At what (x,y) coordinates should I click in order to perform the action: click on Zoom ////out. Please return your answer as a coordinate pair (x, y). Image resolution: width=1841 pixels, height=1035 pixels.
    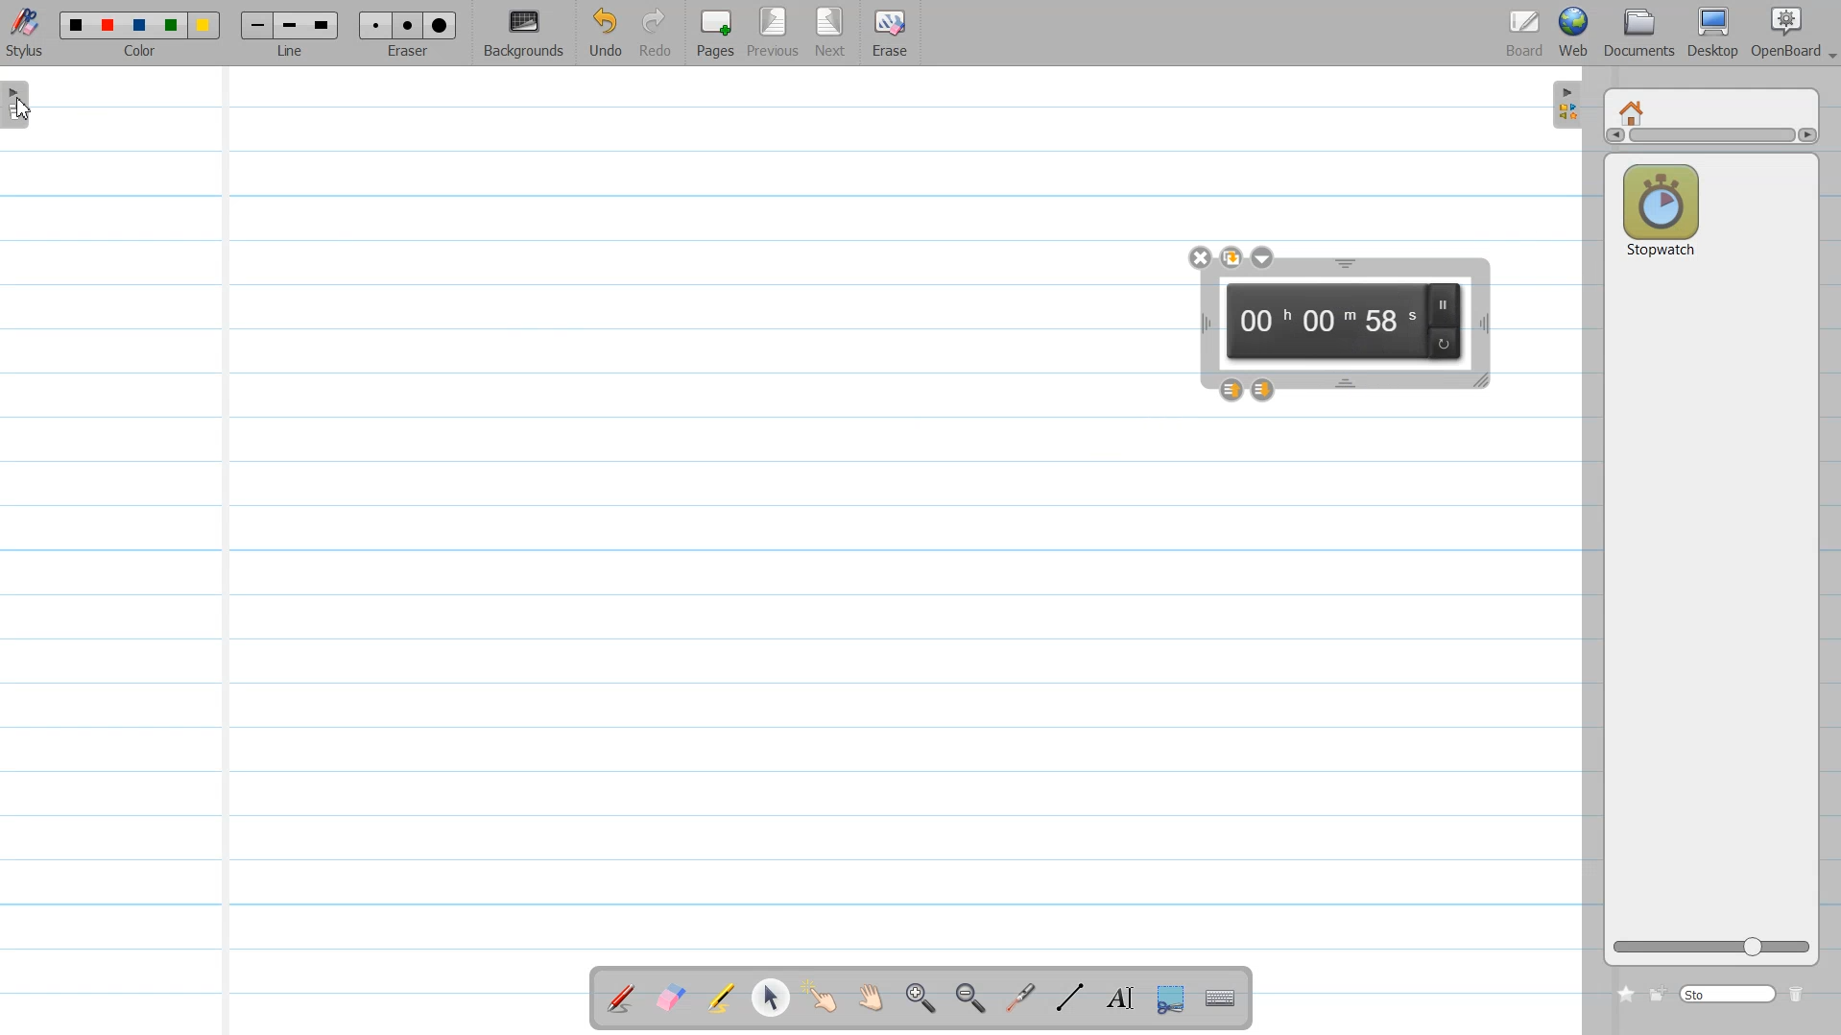
    Looking at the image, I should click on (971, 998).